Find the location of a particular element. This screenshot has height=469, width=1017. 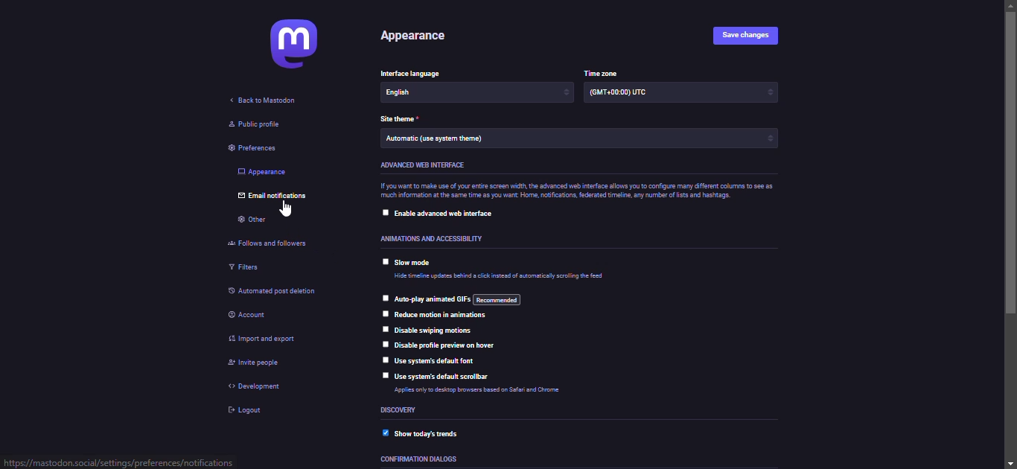

click to select is located at coordinates (385, 259).